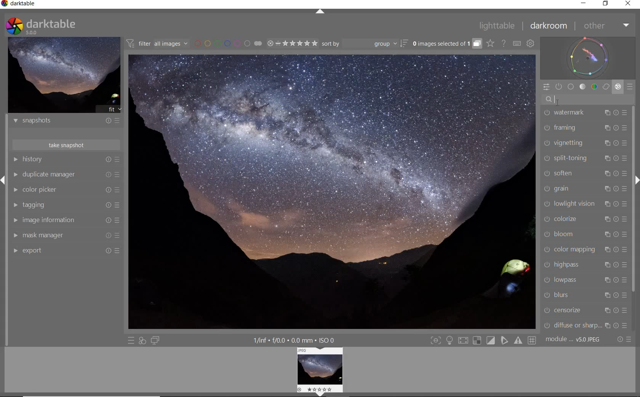 The height and width of the screenshot is (397, 640). I want to click on toggle ISO 12646 color assessment conditions, so click(451, 341).